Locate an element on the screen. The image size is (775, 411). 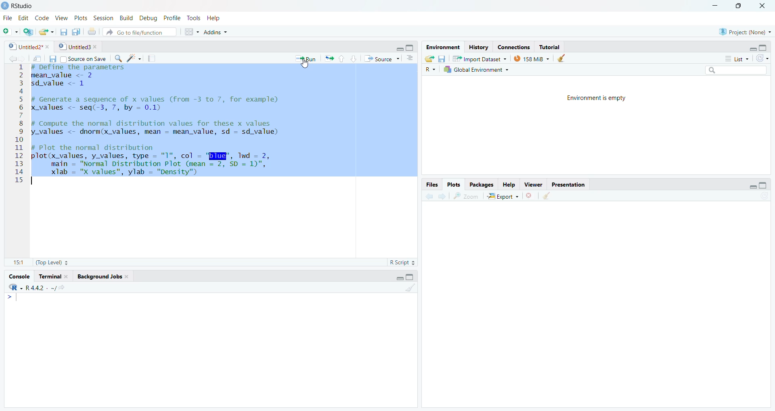
~ Addins ~ is located at coordinates (217, 33).